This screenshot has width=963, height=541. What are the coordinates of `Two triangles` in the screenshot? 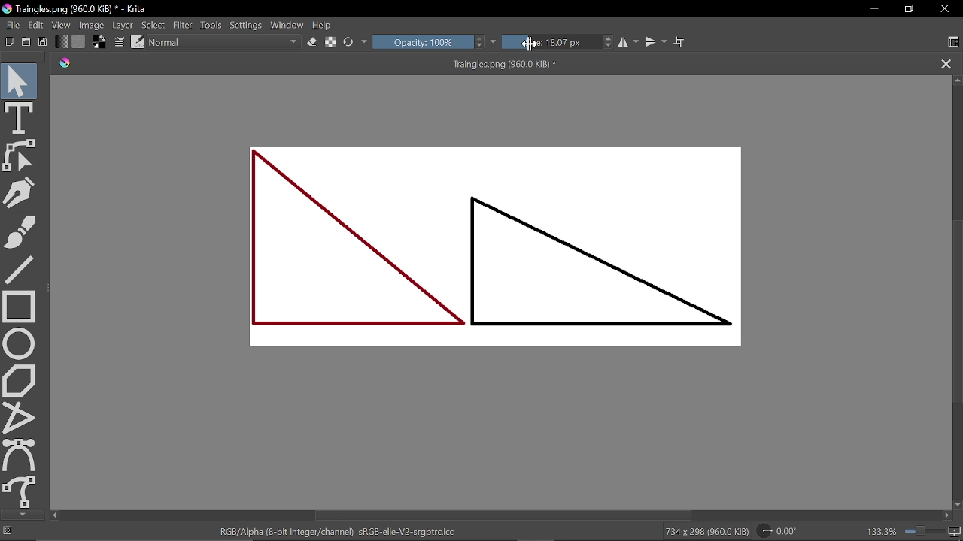 It's located at (508, 253).